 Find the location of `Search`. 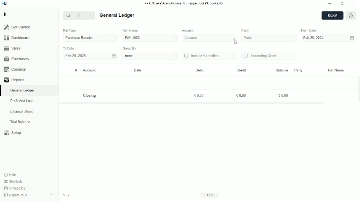

Search is located at coordinates (68, 15).